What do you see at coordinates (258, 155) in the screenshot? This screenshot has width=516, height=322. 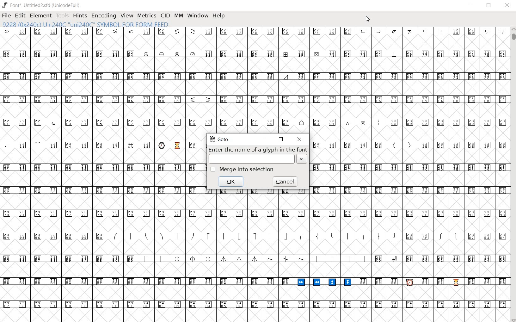 I see `Enter the name of a glyph in the font` at bounding box center [258, 155].